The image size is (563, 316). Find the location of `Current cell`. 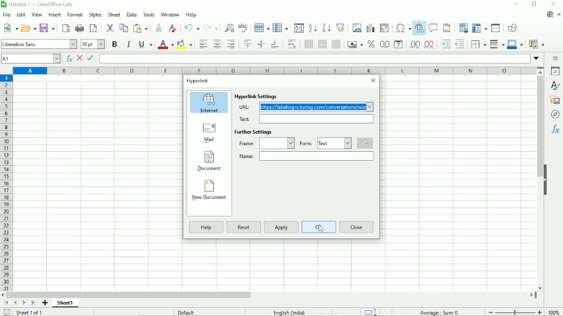

Current cell is located at coordinates (31, 59).